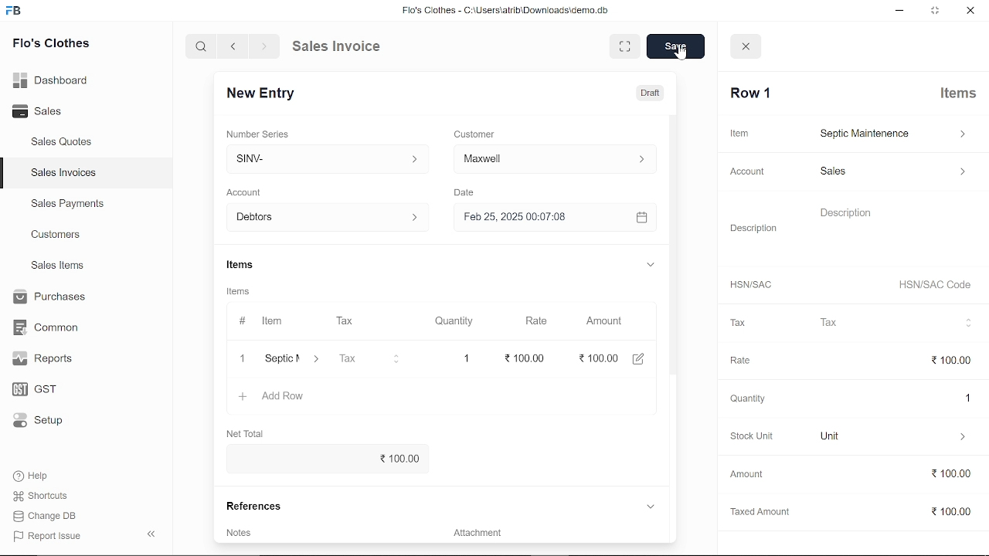 This screenshot has width=989, height=556. Describe the element at coordinates (326, 457) in the screenshot. I see `0.00` at that location.